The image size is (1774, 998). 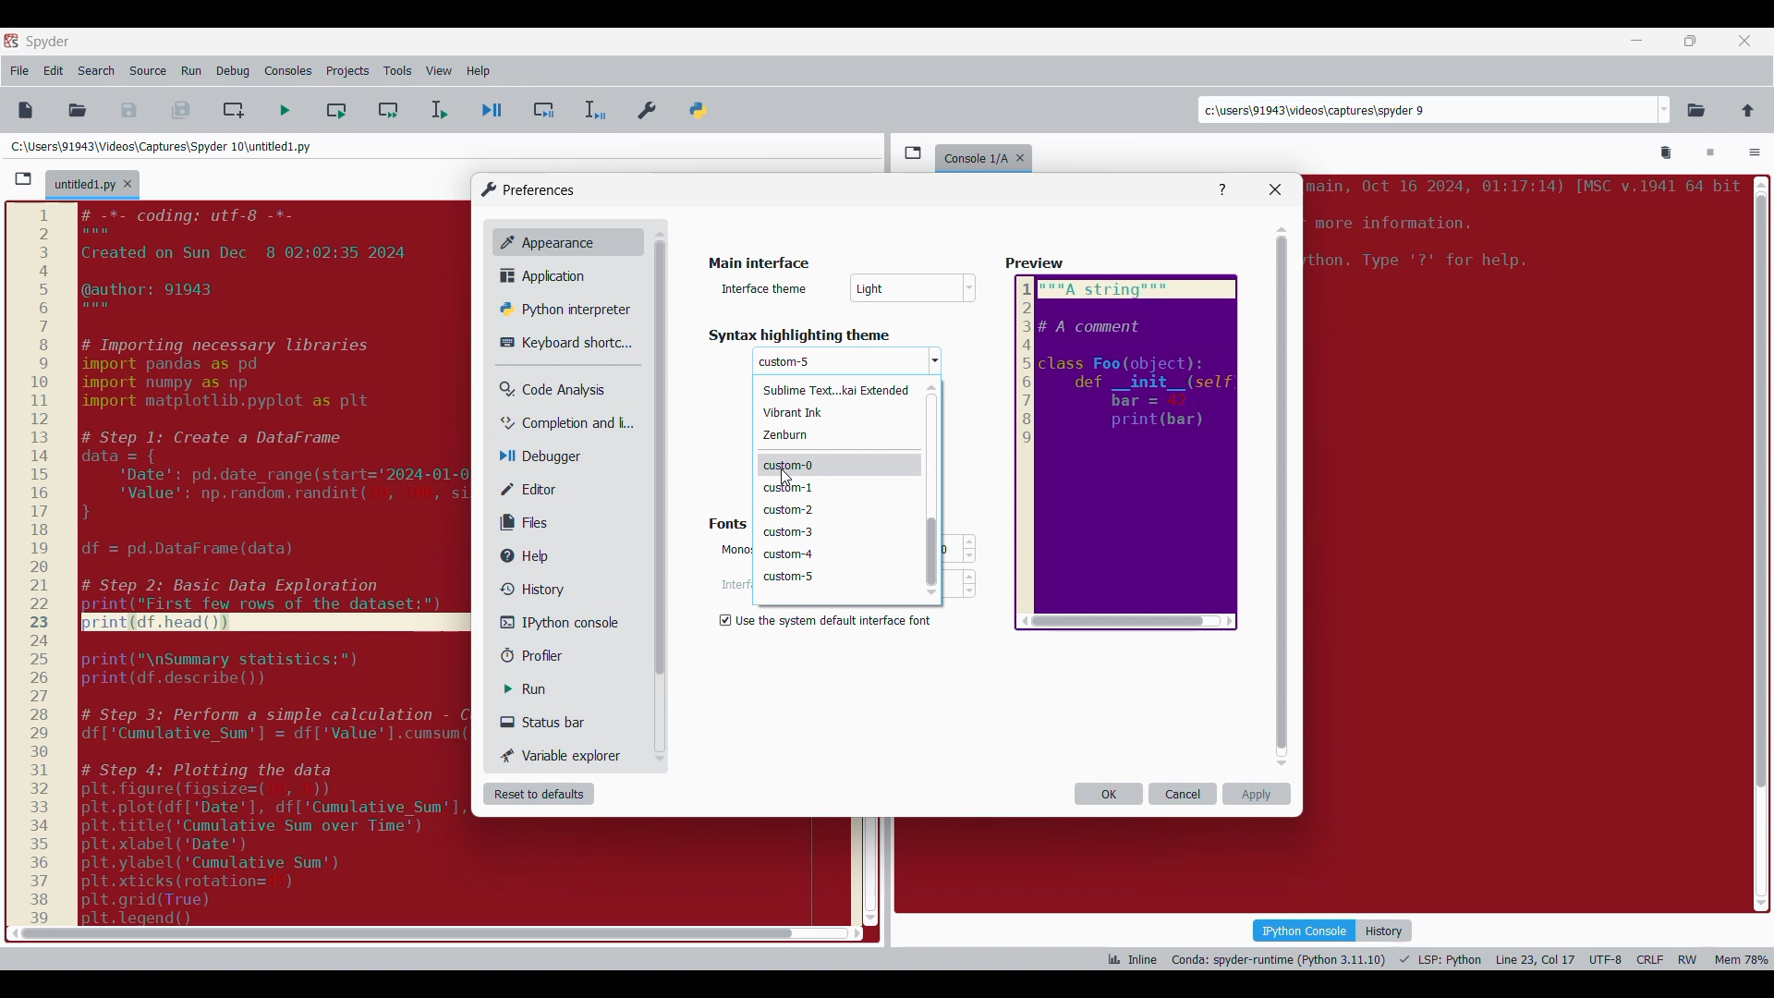 What do you see at coordinates (19, 71) in the screenshot?
I see `File menu ` at bounding box center [19, 71].